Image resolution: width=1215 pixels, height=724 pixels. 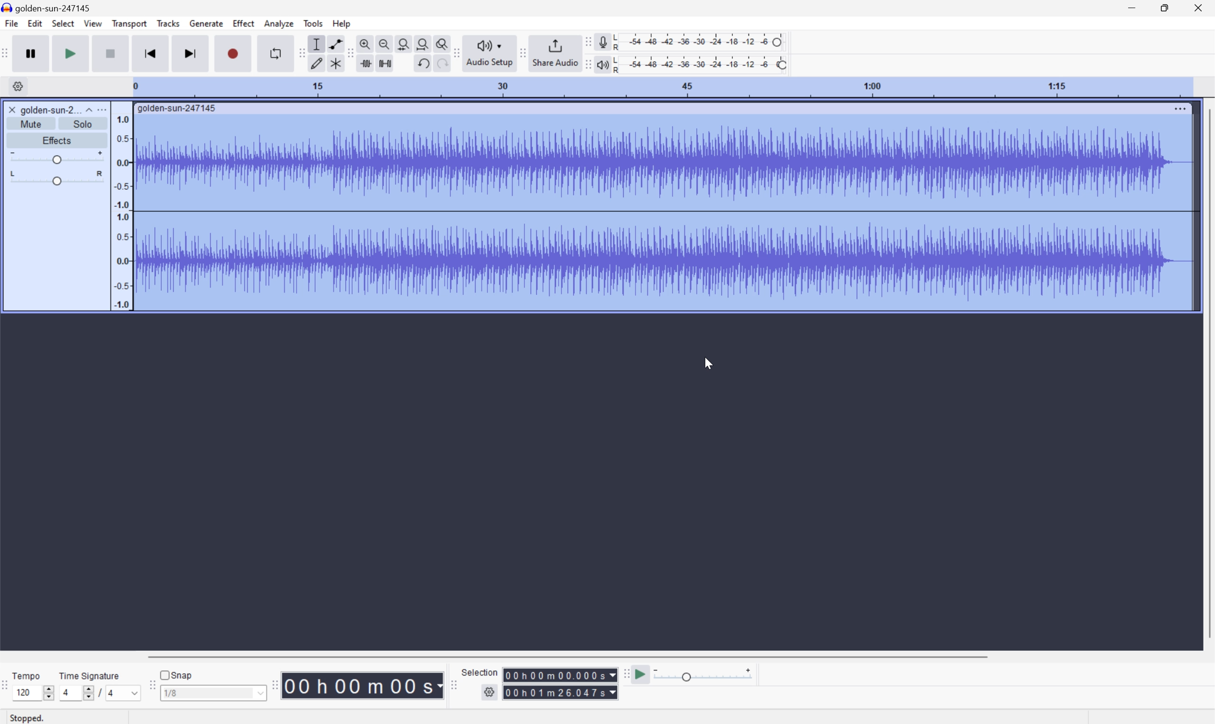 I want to click on Cursor, so click(x=706, y=366).